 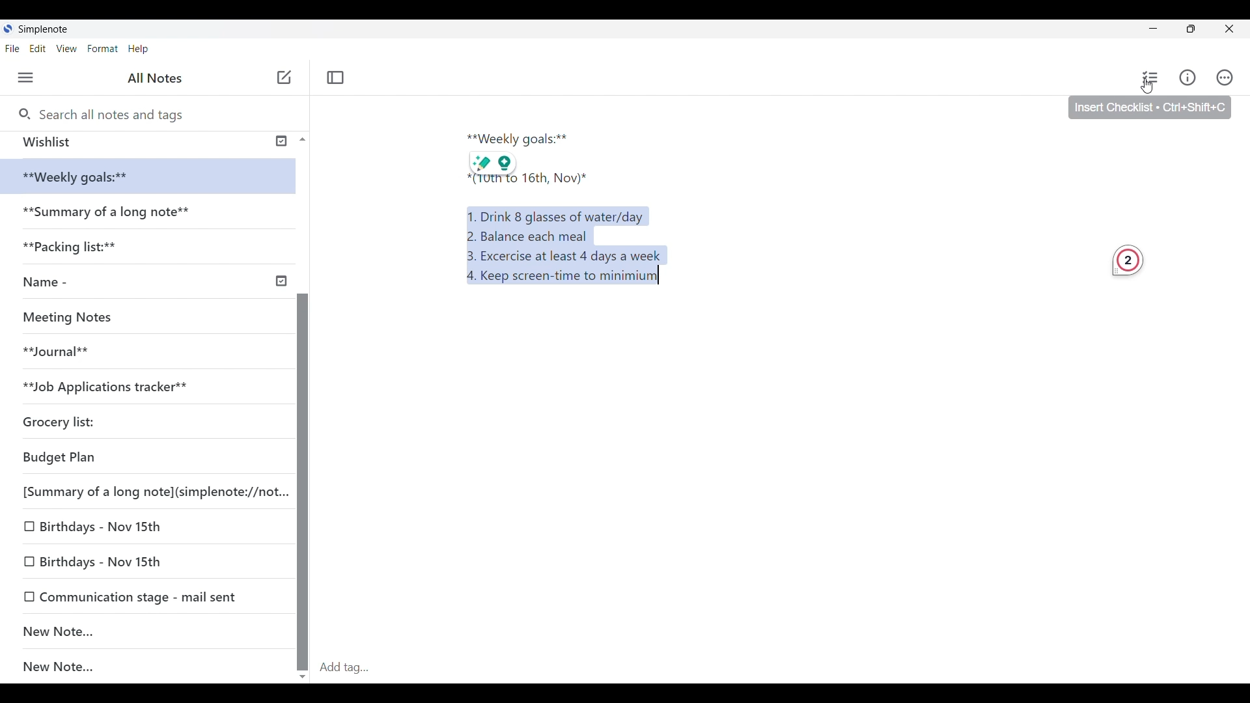 I want to click on New note, so click(x=284, y=77).